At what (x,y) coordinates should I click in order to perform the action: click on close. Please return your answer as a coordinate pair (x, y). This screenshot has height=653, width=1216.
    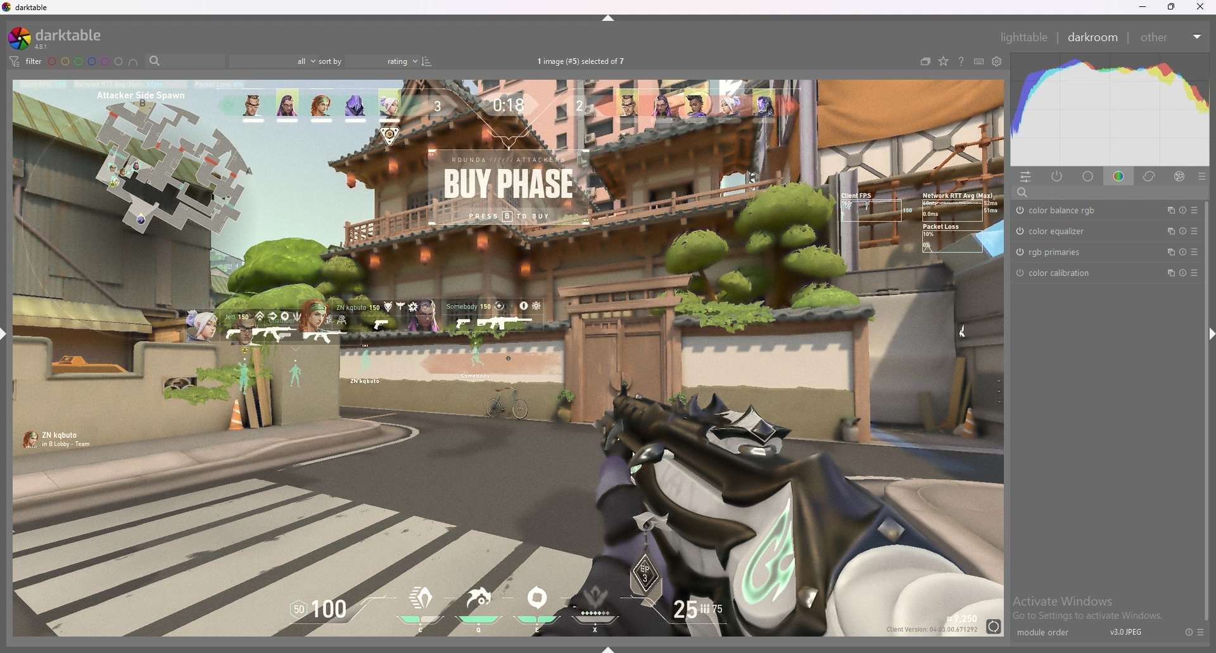
    Looking at the image, I should click on (1200, 8).